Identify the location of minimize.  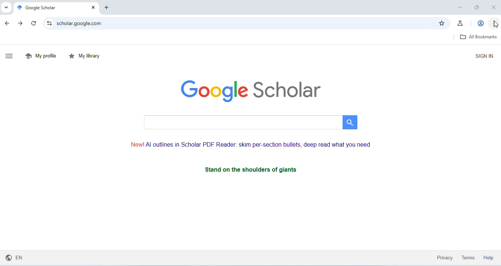
(460, 7).